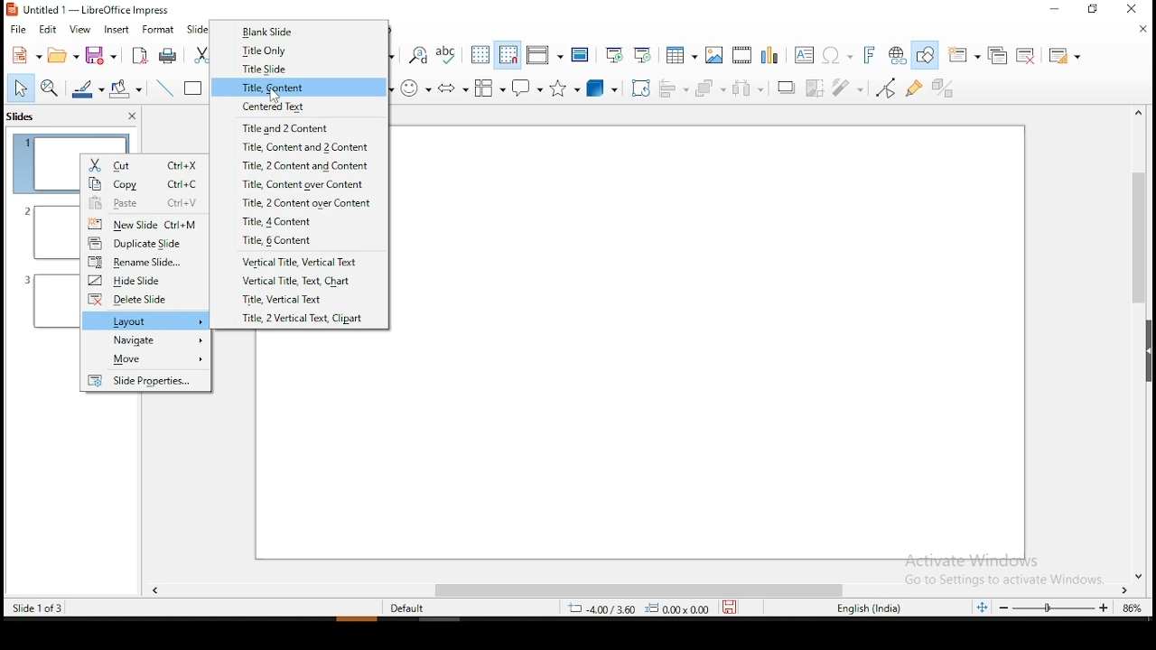 This screenshot has height=650, width=1156. What do you see at coordinates (279, 107) in the screenshot?
I see `centered text` at bounding box center [279, 107].